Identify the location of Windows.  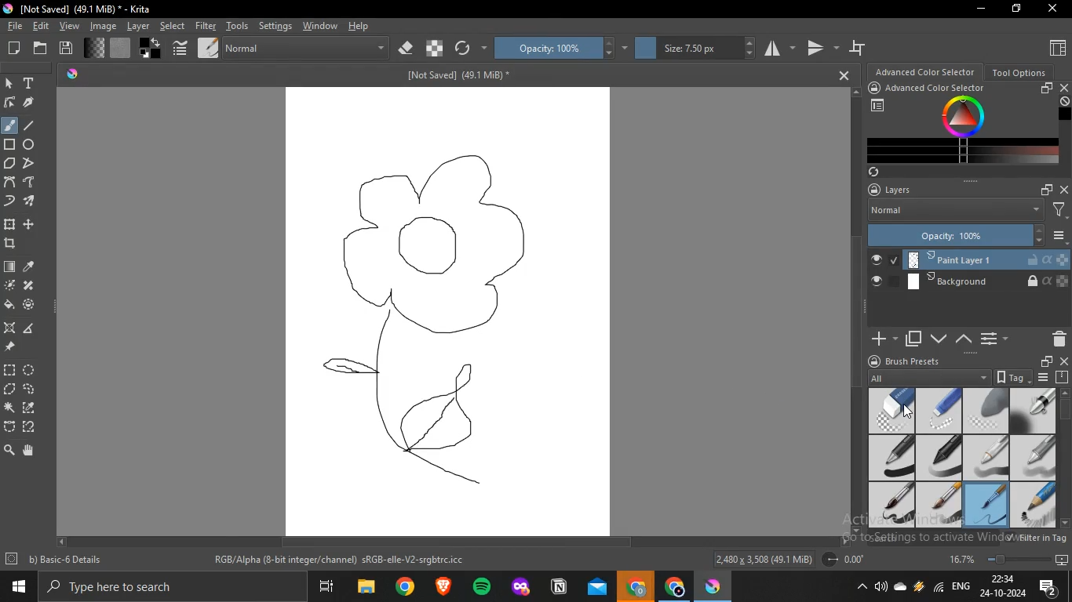
(16, 586).